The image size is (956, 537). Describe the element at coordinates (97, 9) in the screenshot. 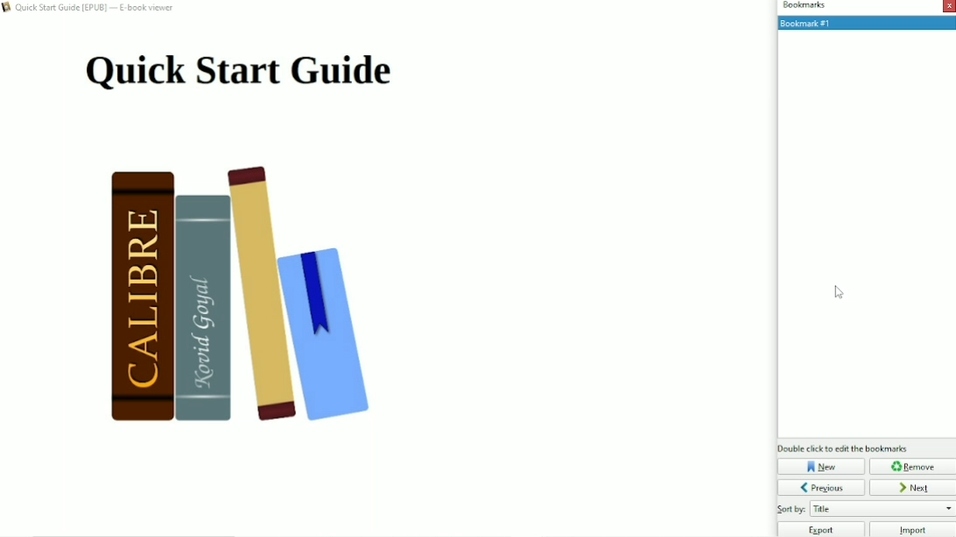

I see `Book name` at that location.